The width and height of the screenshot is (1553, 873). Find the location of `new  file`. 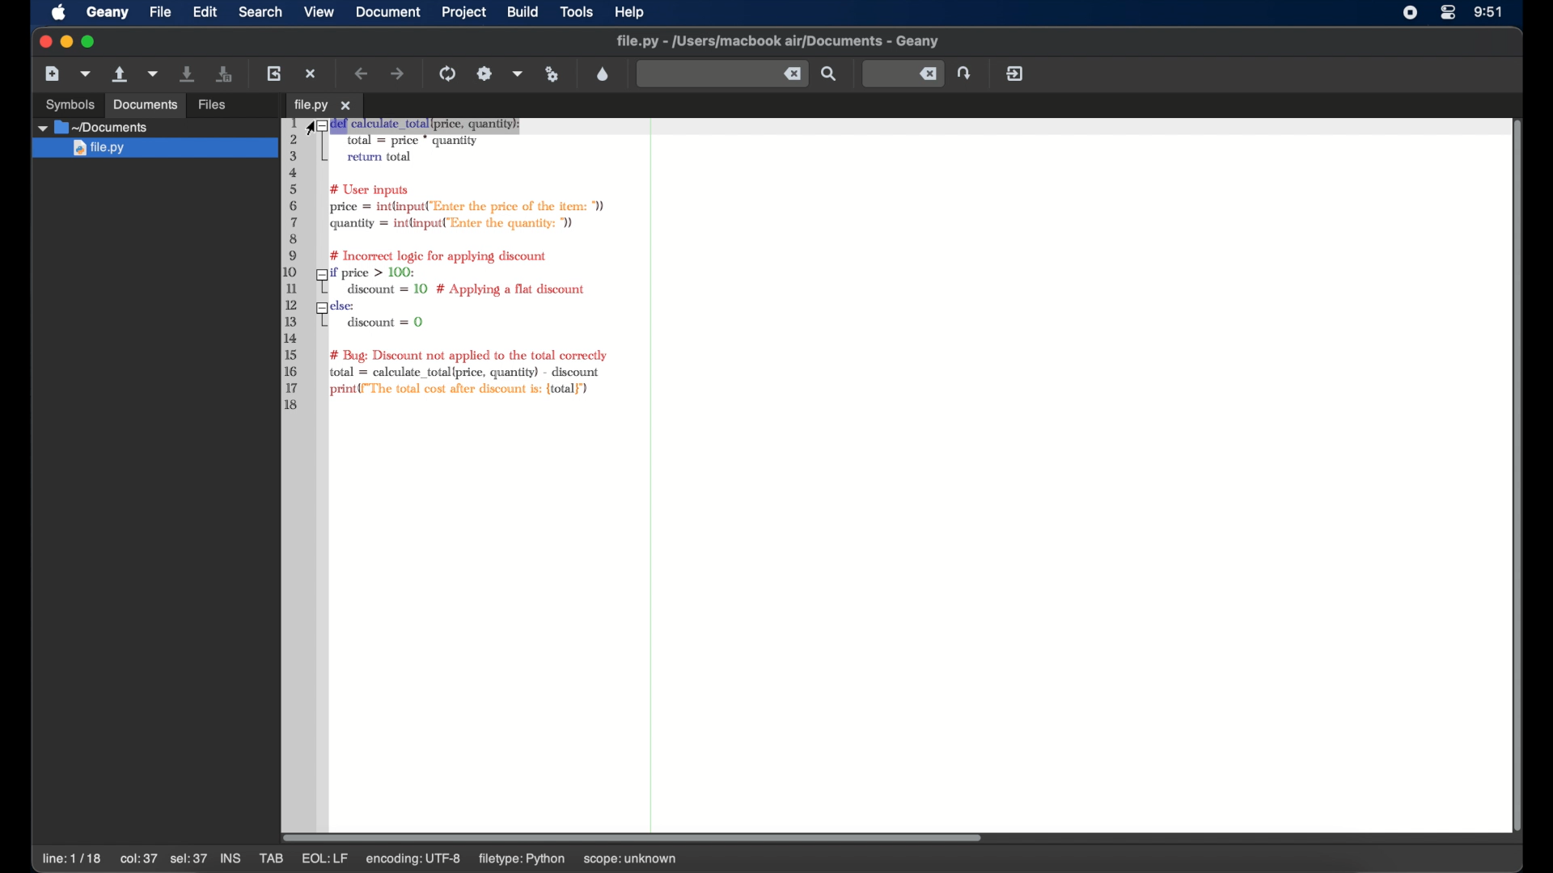

new  file is located at coordinates (52, 74).